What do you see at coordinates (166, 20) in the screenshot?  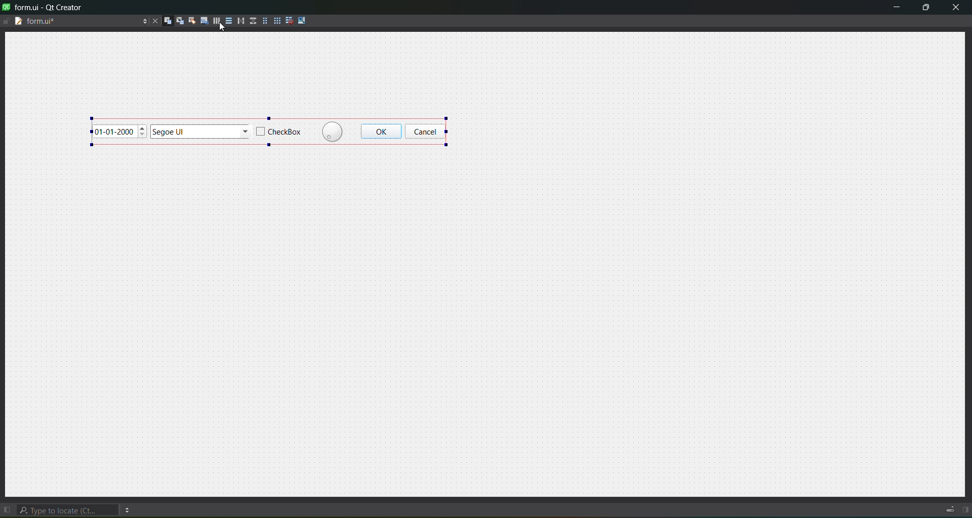 I see `widgets` at bounding box center [166, 20].